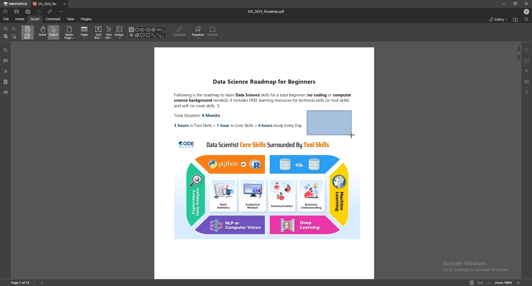 The width and height of the screenshot is (532, 286). I want to click on pdf, so click(329, 191).